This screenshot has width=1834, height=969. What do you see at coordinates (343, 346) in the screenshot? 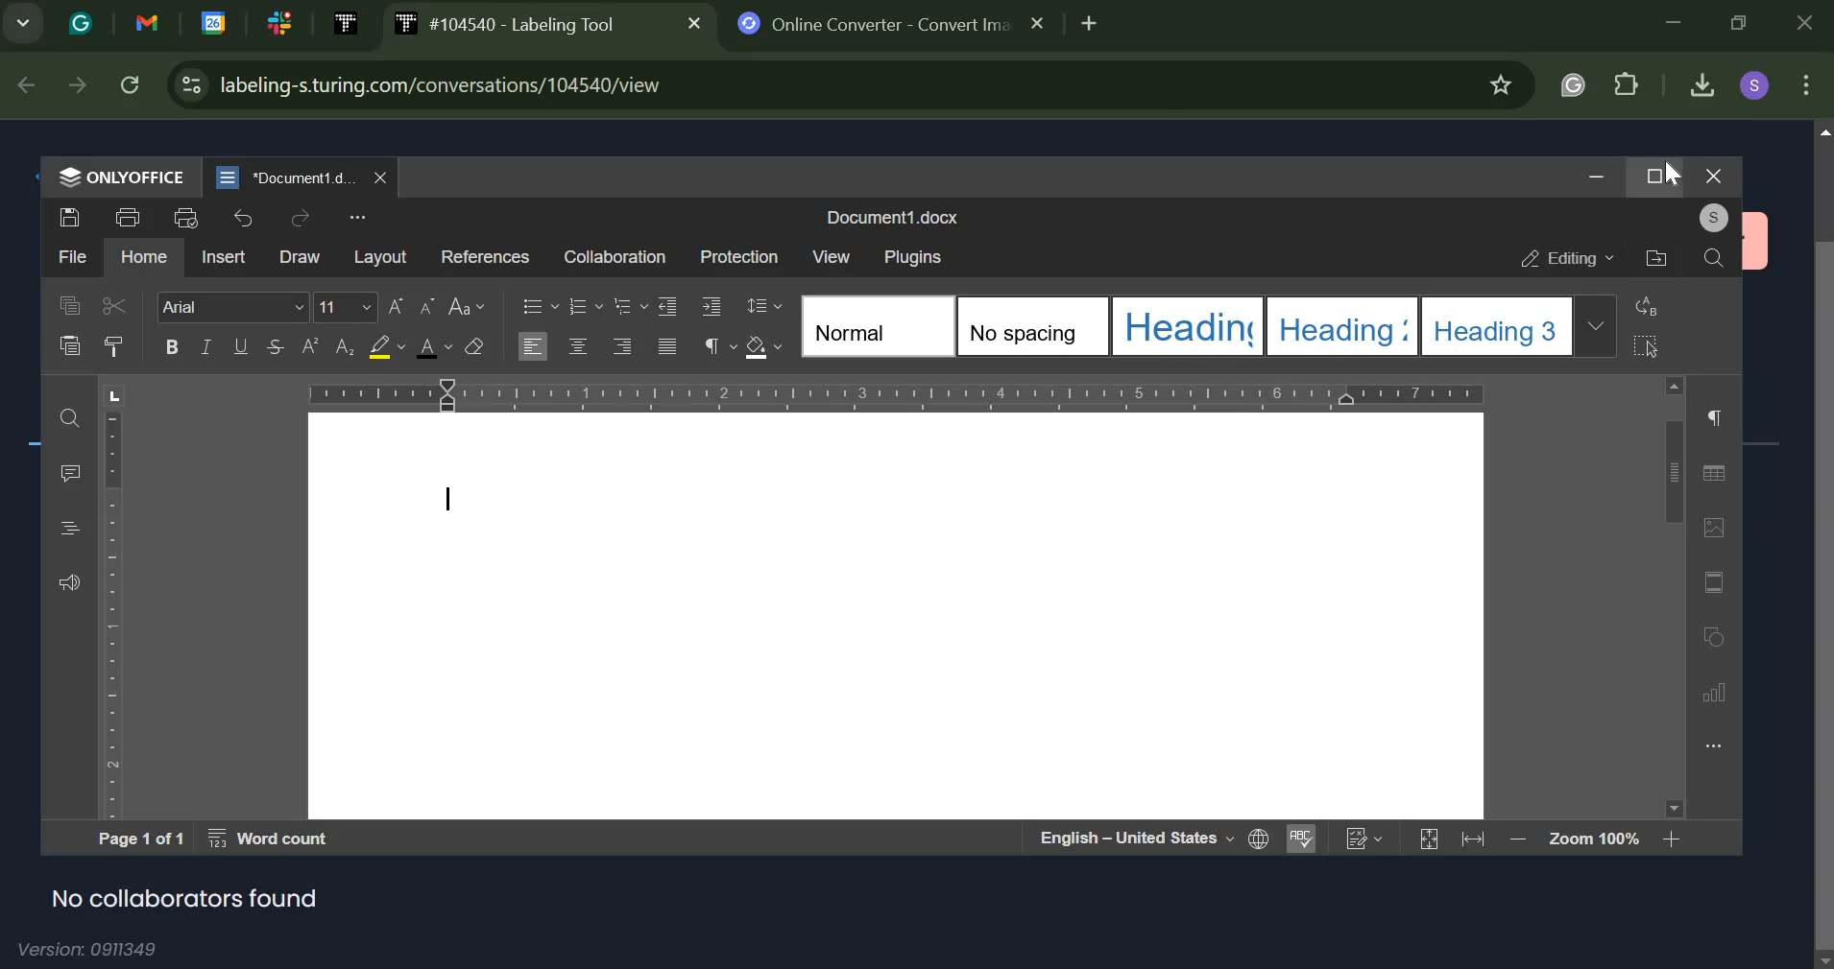
I see `superscript` at bounding box center [343, 346].